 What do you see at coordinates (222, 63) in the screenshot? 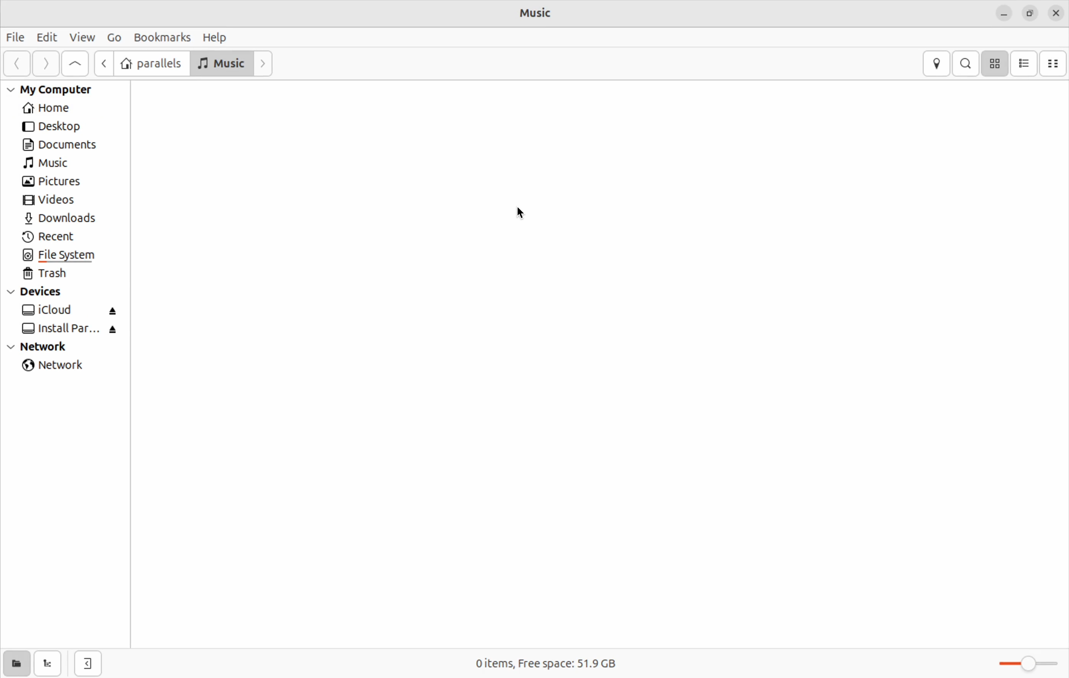
I see `music` at bounding box center [222, 63].